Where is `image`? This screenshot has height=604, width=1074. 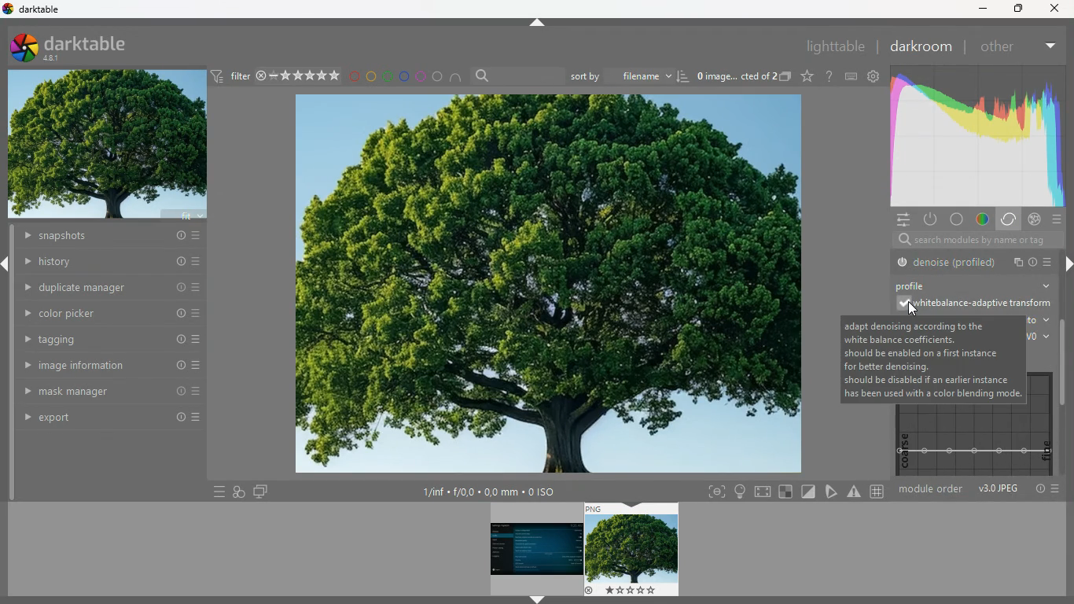 image is located at coordinates (734, 75).